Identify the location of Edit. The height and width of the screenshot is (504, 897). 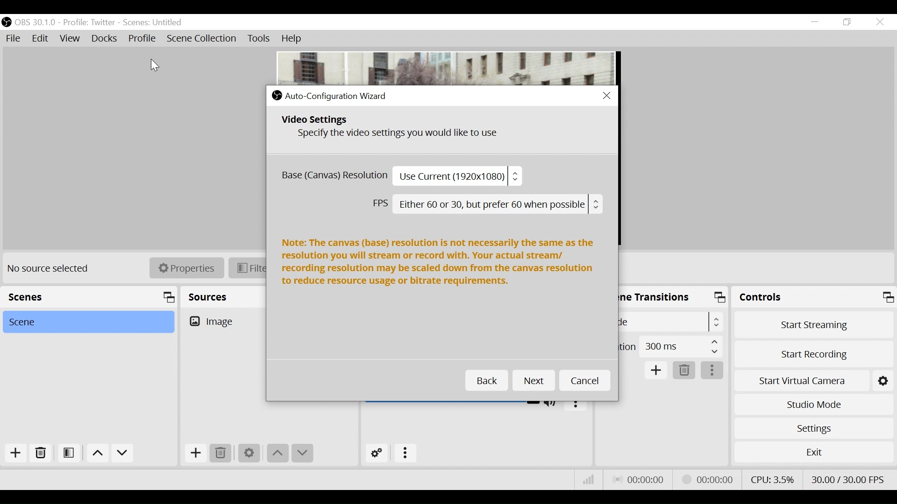
(41, 39).